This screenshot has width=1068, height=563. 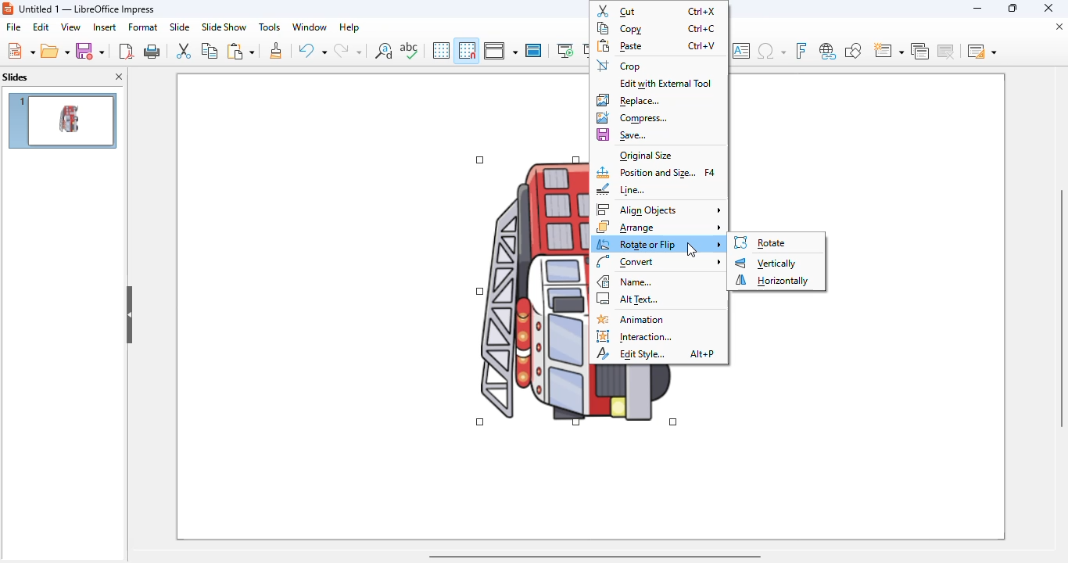 What do you see at coordinates (143, 27) in the screenshot?
I see `format` at bounding box center [143, 27].